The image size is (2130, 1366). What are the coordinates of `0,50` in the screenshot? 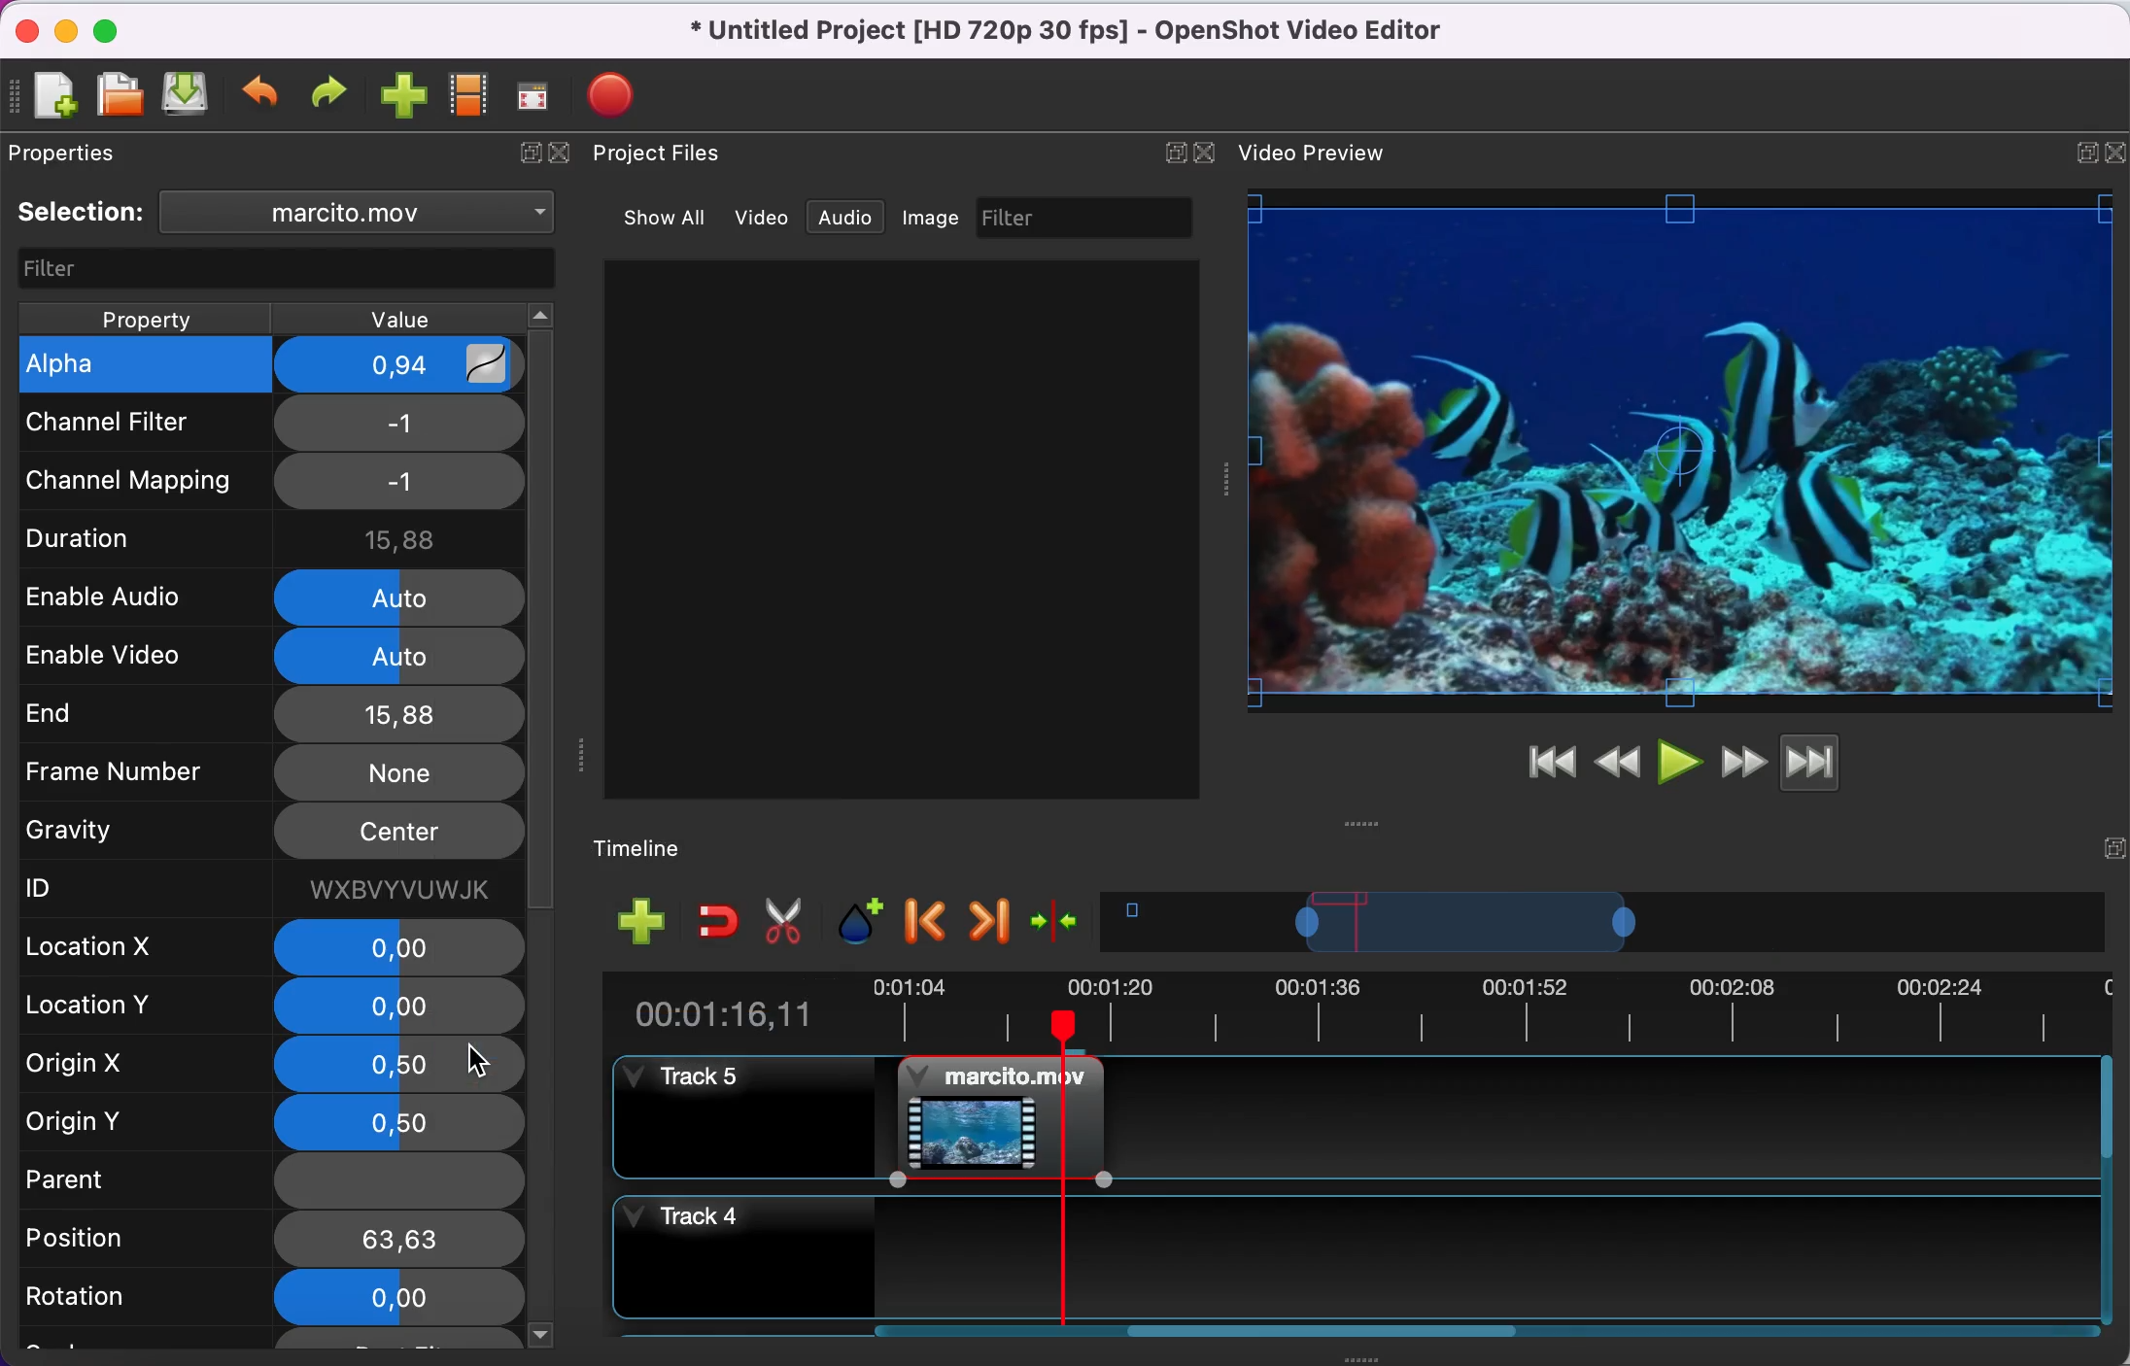 It's located at (398, 1122).